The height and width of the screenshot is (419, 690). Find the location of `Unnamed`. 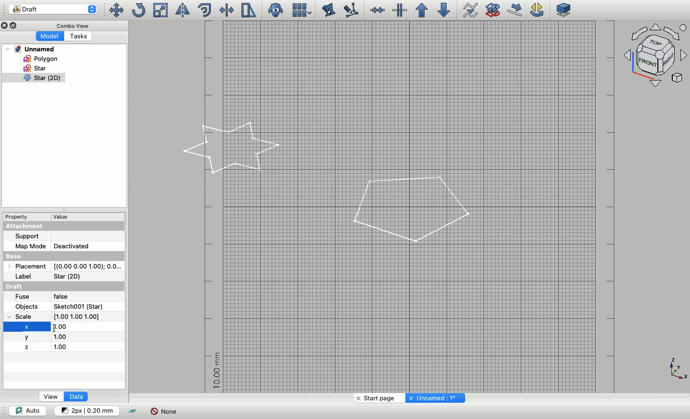

Unnamed is located at coordinates (31, 49).